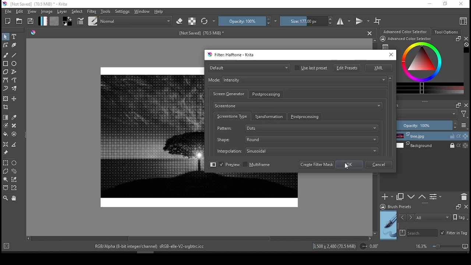  I want to click on close docker, so click(466, 38).